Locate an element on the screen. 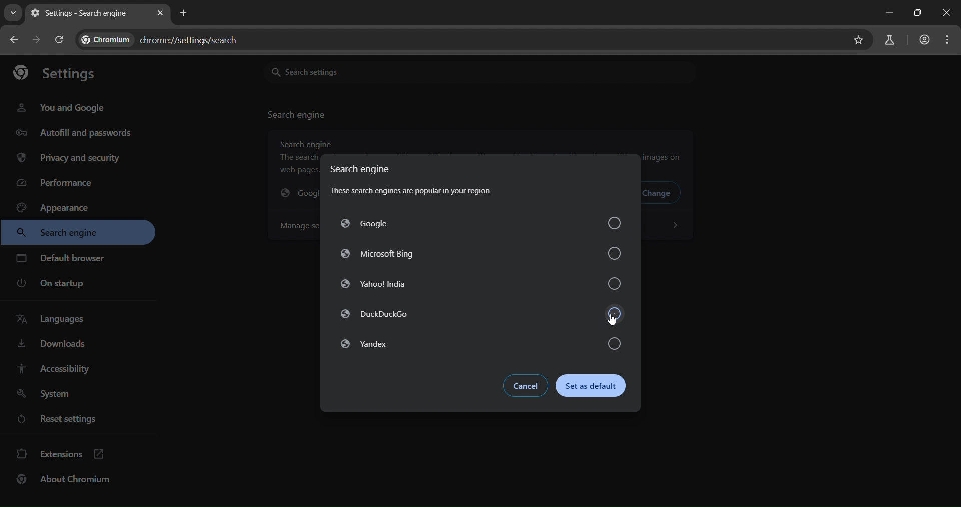 Image resolution: width=961 pixels, height=507 pixels. go back 1 page is located at coordinates (16, 41).